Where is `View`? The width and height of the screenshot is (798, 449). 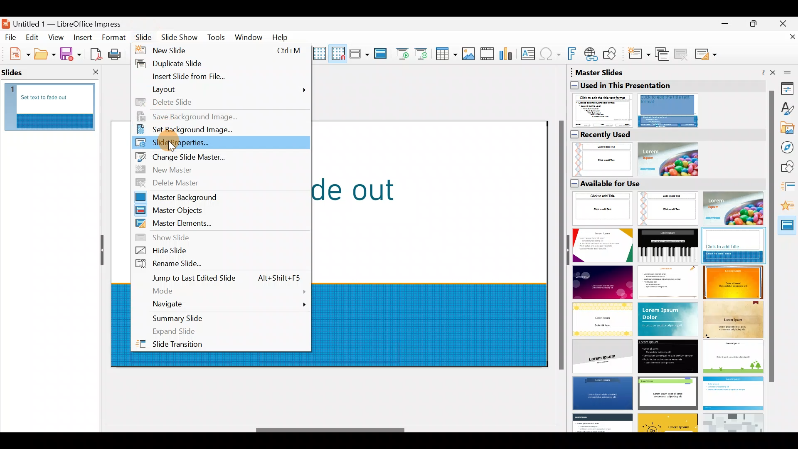
View is located at coordinates (57, 37).